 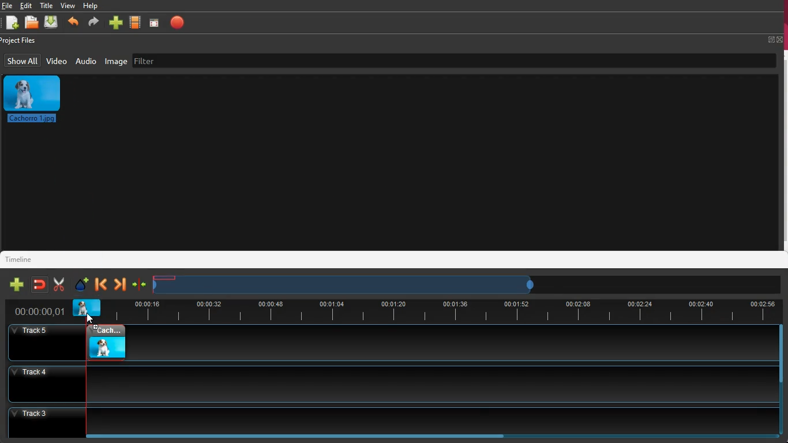 What do you see at coordinates (6, 6) in the screenshot?
I see `file` at bounding box center [6, 6].